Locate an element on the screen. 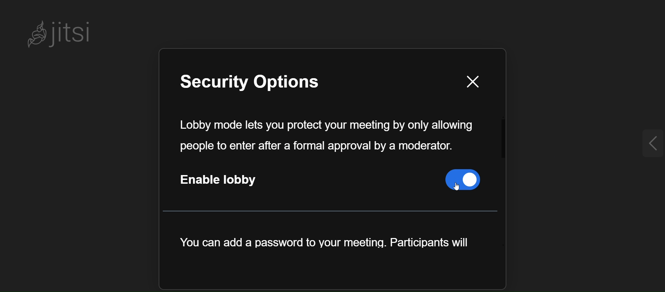 This screenshot has height=292, width=665. security options is located at coordinates (268, 85).